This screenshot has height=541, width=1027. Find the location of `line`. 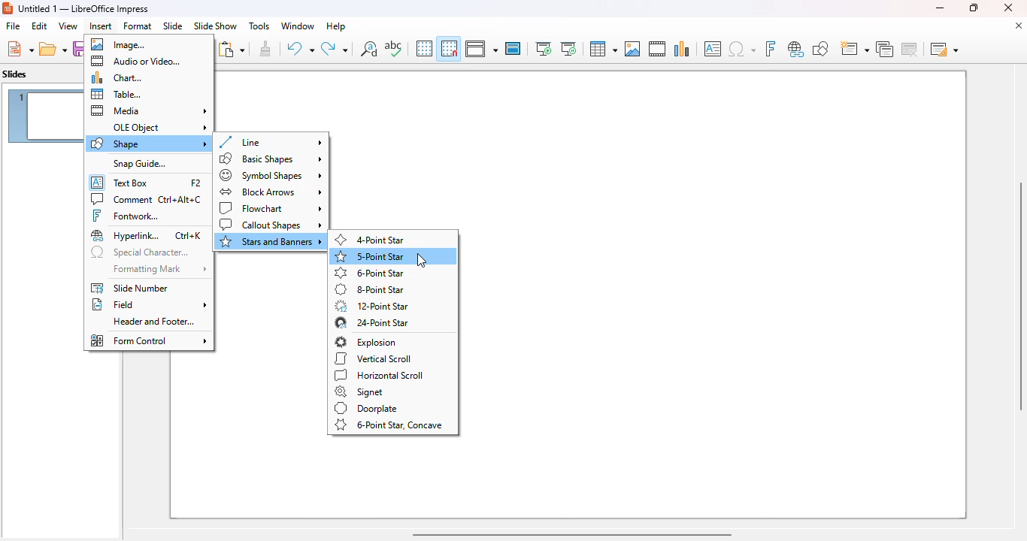

line is located at coordinates (270, 142).